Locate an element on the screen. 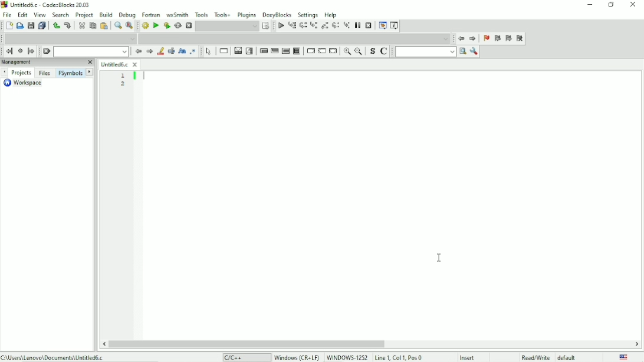 The width and height of the screenshot is (644, 362). Instruction is located at coordinates (224, 51).